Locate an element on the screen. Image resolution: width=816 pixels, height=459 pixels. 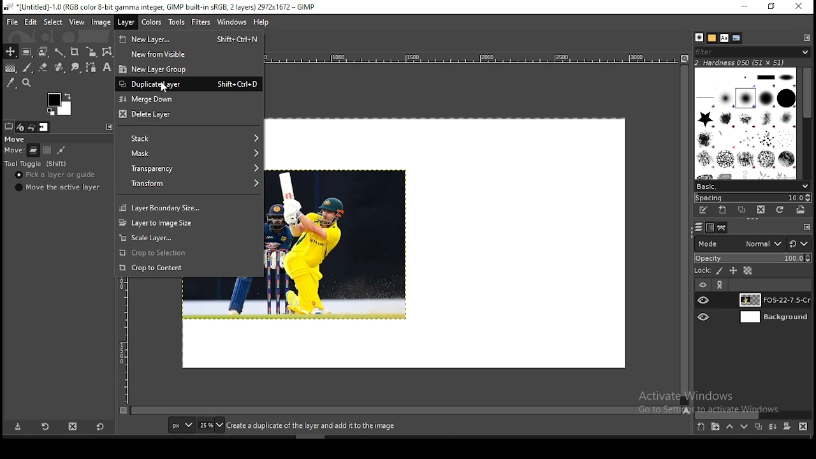
layer  is located at coordinates (773, 318).